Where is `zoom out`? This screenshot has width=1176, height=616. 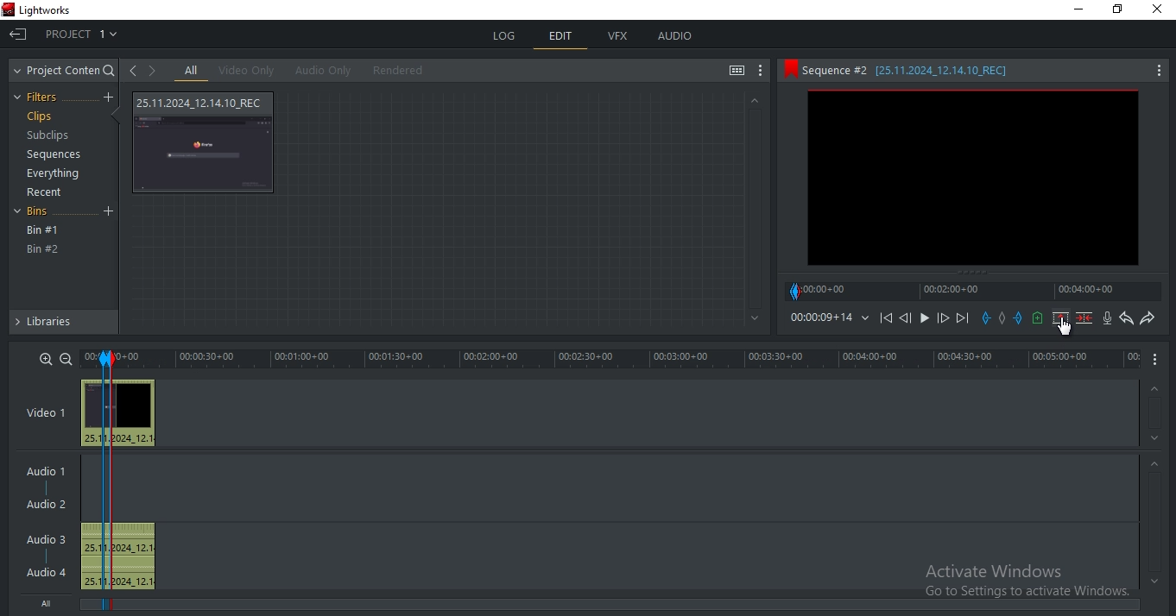
zoom out is located at coordinates (66, 358).